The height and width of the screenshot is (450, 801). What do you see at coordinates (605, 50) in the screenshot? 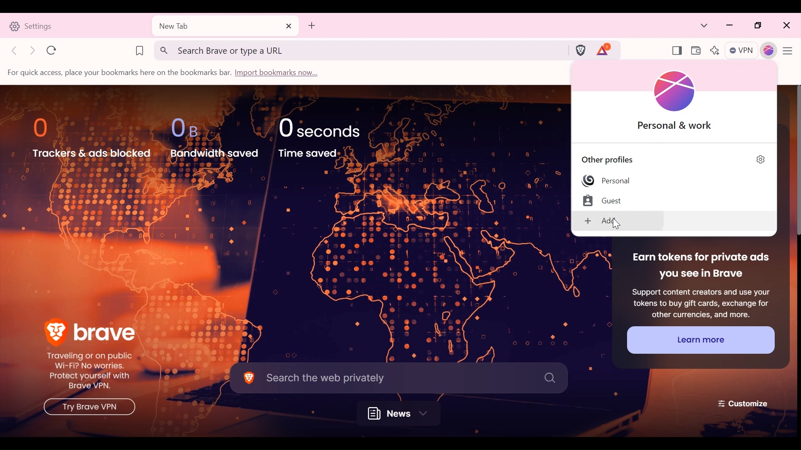
I see `Tokens` at bounding box center [605, 50].